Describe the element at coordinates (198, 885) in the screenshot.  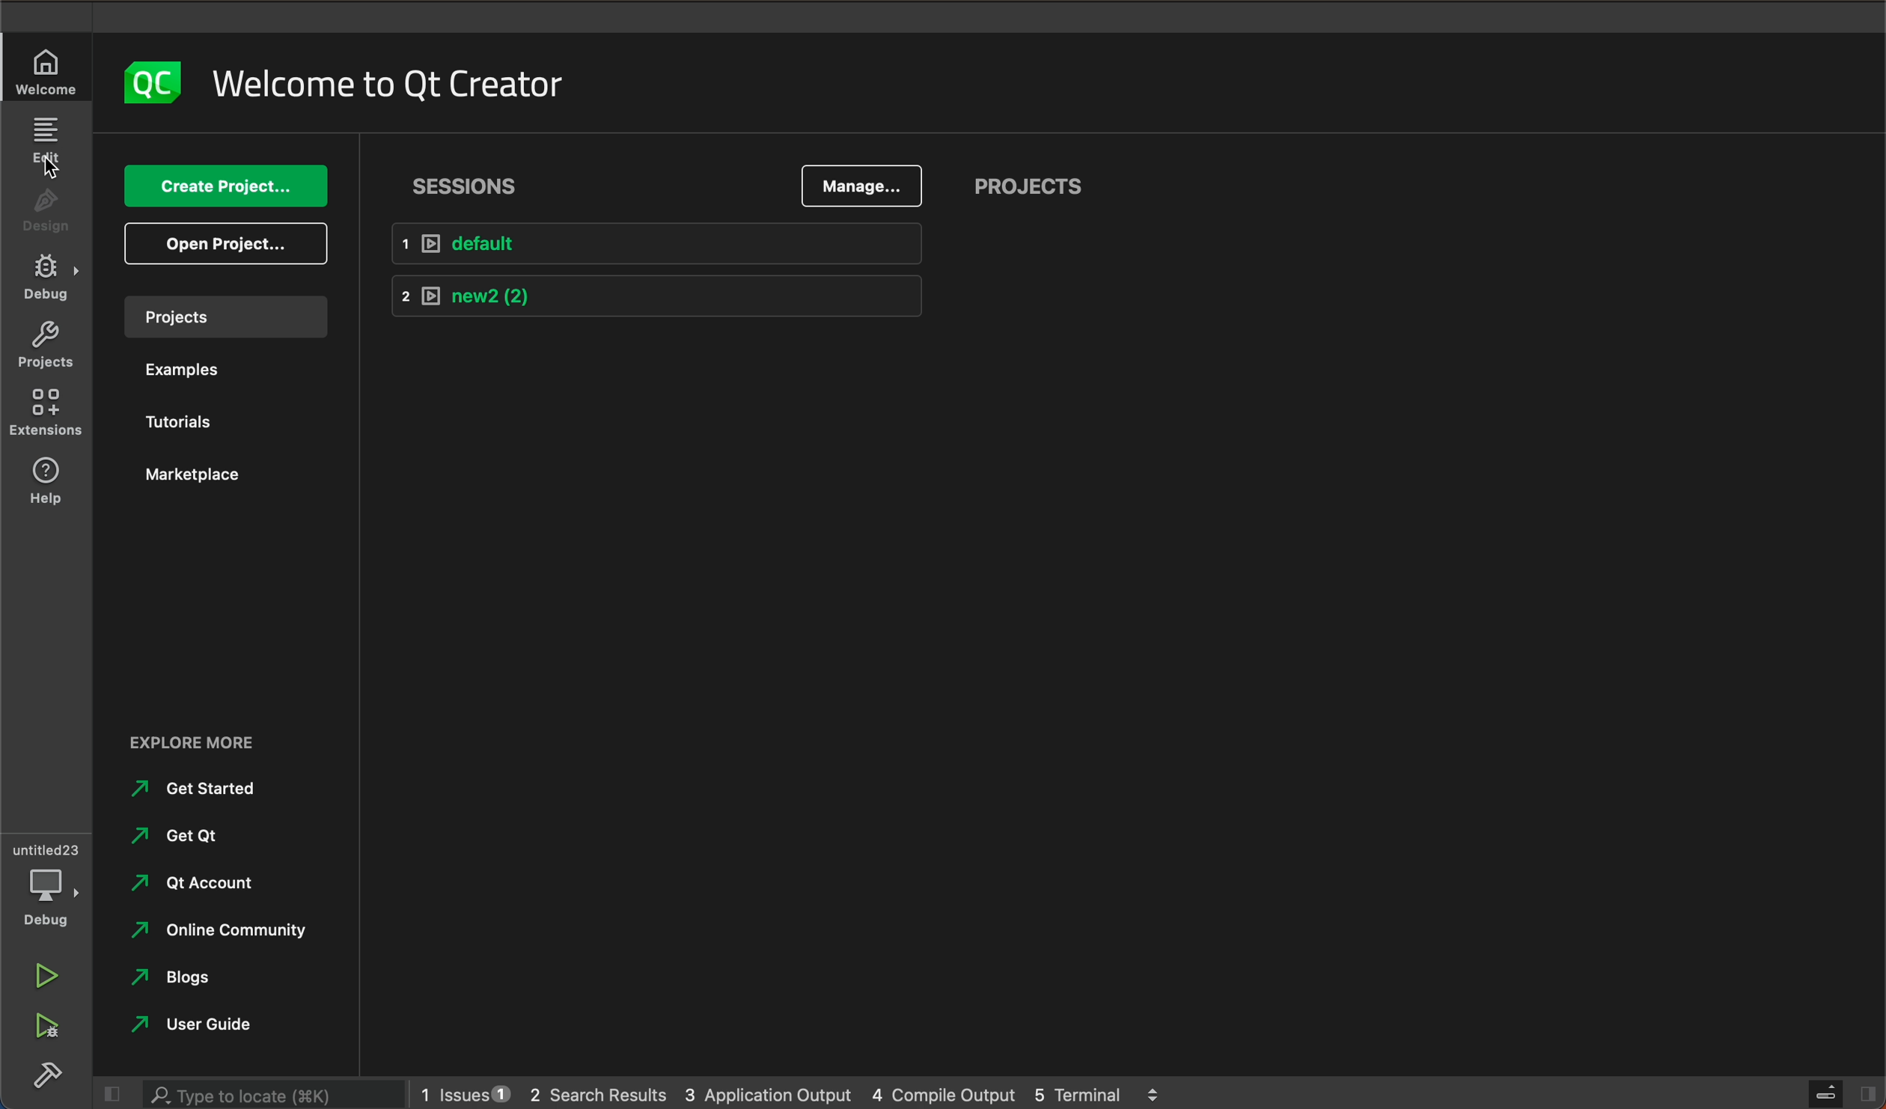
I see `qt account` at that location.